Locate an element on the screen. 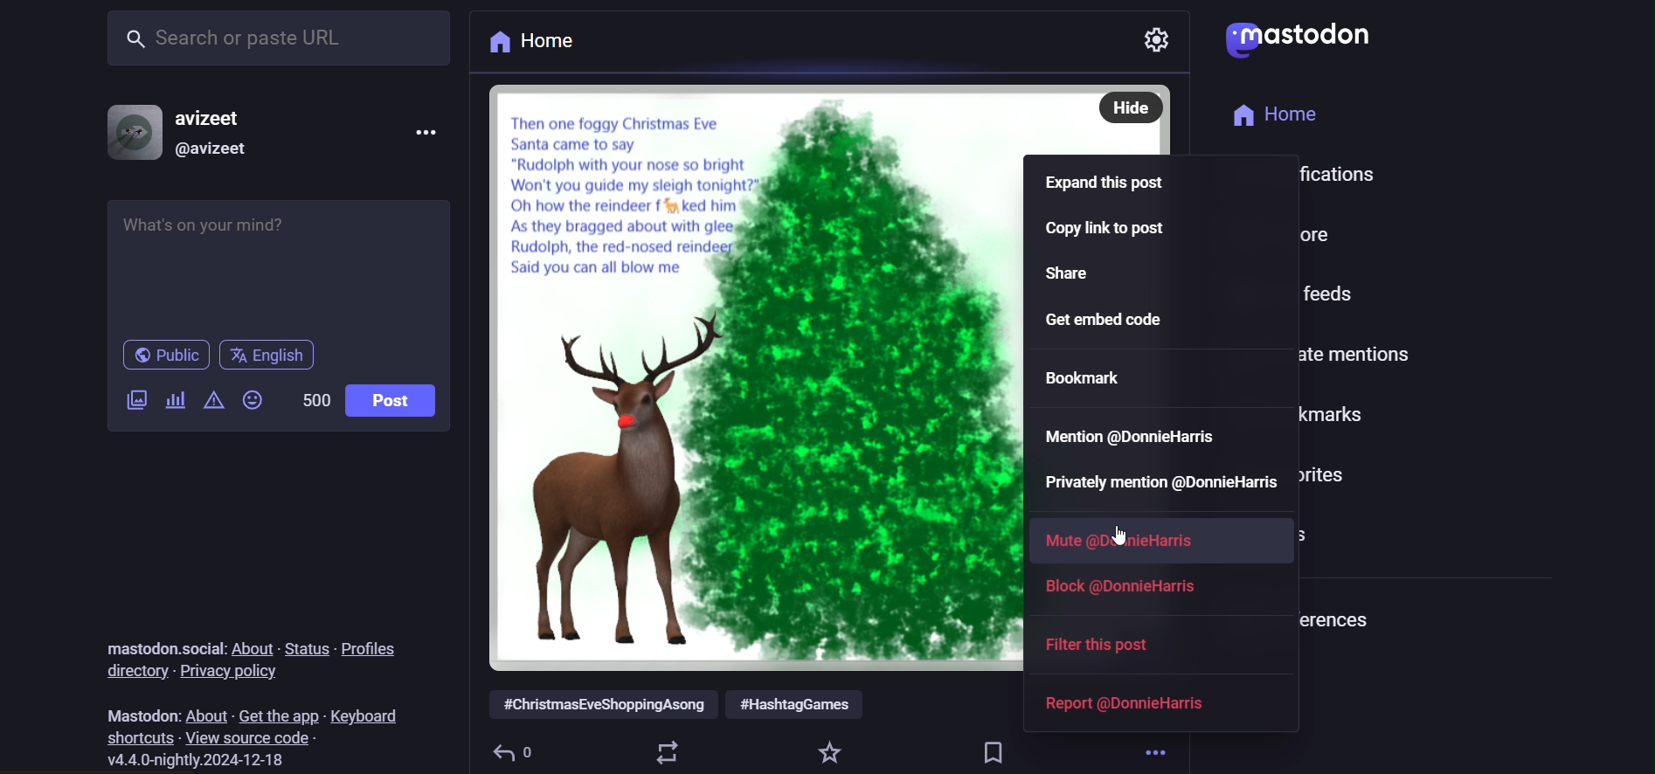 The height and width of the screenshot is (774, 1655). source code is located at coordinates (253, 739).